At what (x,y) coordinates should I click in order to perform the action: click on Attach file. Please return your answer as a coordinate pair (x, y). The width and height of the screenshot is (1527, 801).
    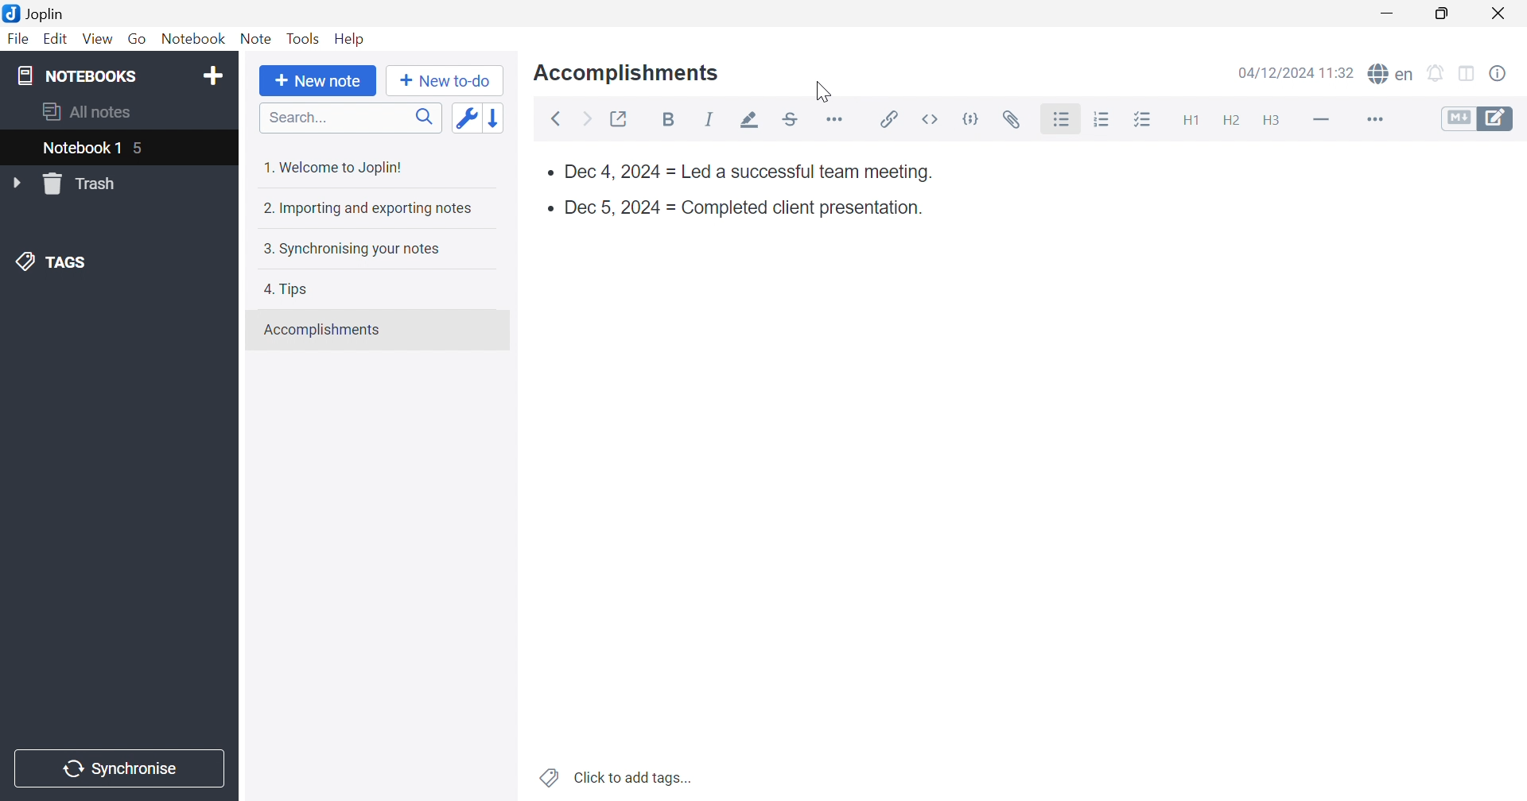
    Looking at the image, I should click on (1014, 119).